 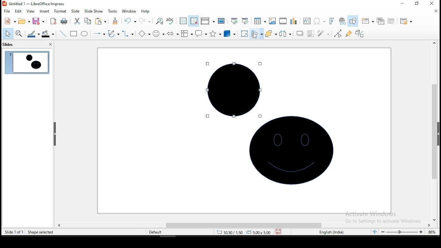 I want to click on slides, so click(x=8, y=45).